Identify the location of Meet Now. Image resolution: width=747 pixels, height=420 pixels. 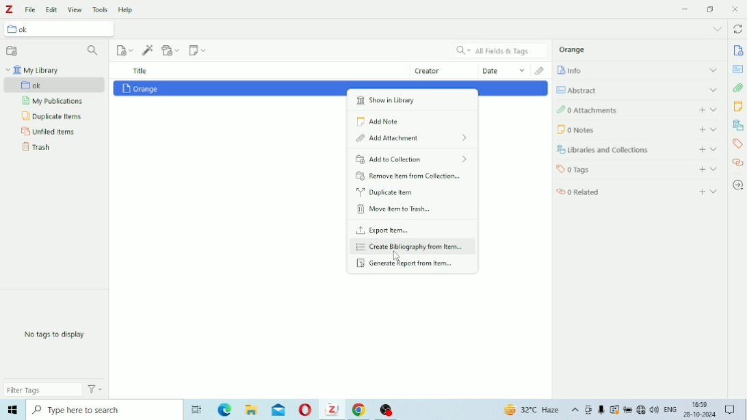
(589, 410).